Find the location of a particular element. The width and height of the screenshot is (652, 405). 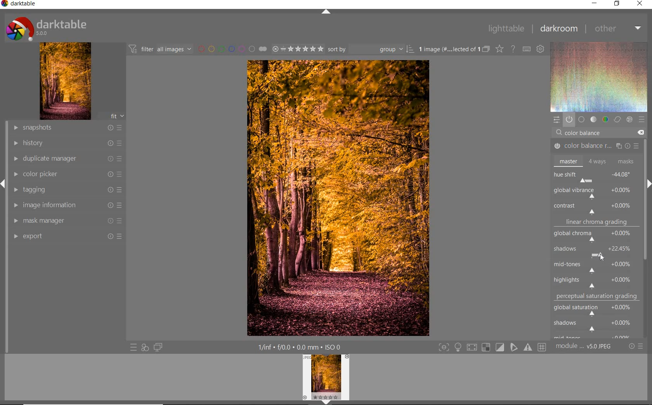

quick access panel is located at coordinates (555, 119).